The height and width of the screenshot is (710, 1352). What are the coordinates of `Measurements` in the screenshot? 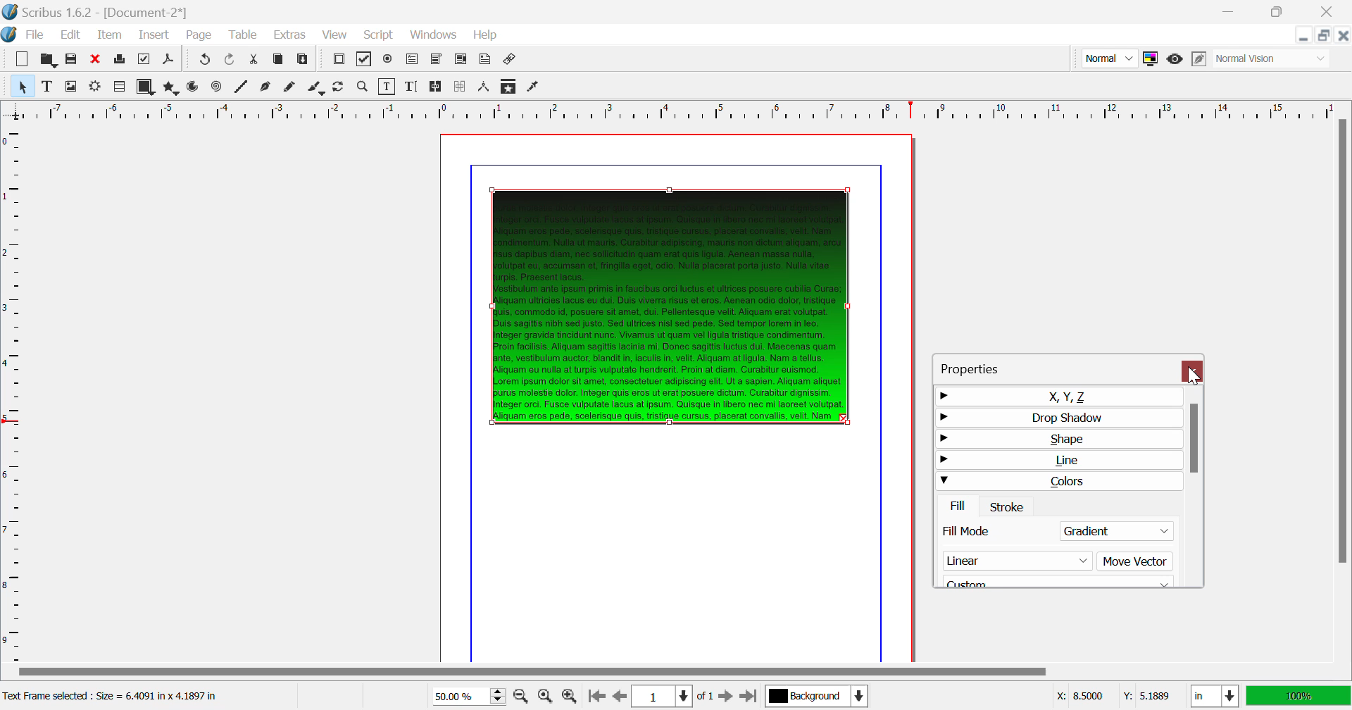 It's located at (485, 88).